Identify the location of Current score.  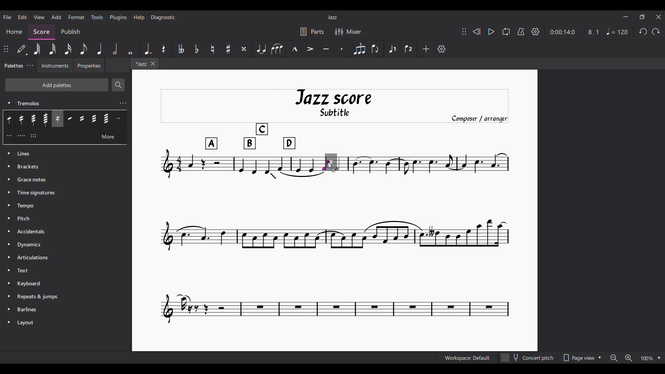
(240, 163).